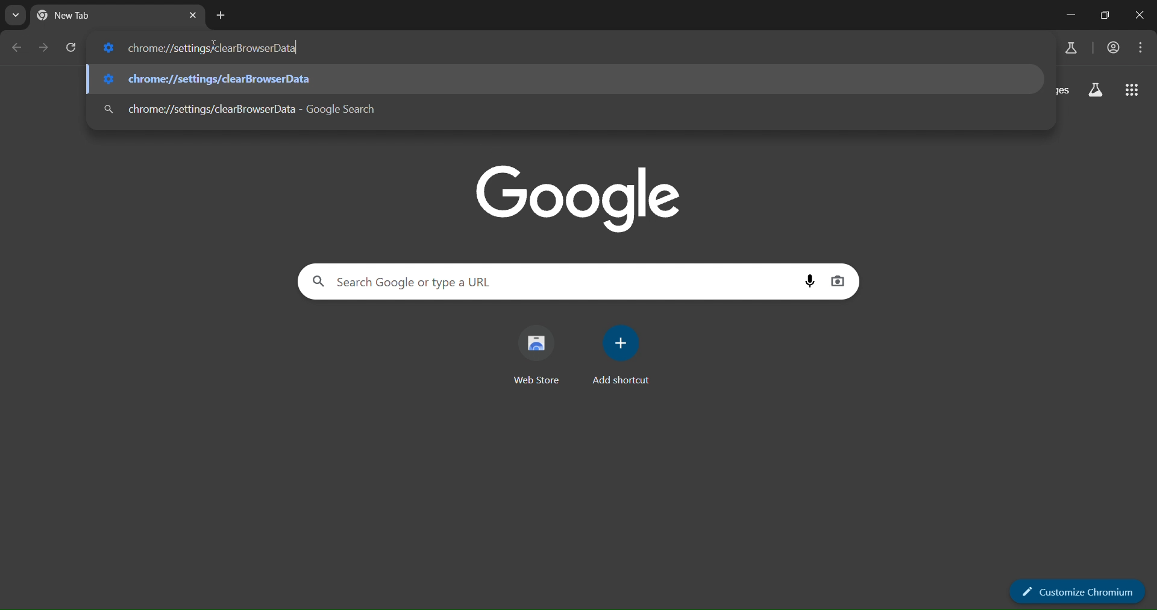 This screenshot has height=610, width=1157. Describe the element at coordinates (214, 50) in the screenshot. I see `cursor` at that location.